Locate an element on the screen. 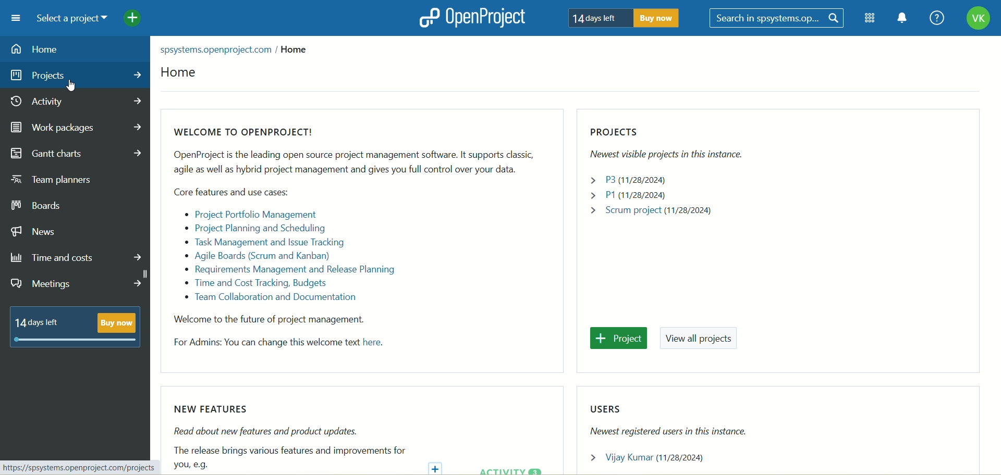 This screenshot has width=1001, height=475. https://spsystems.openproject.com/projects is located at coordinates (78, 465).